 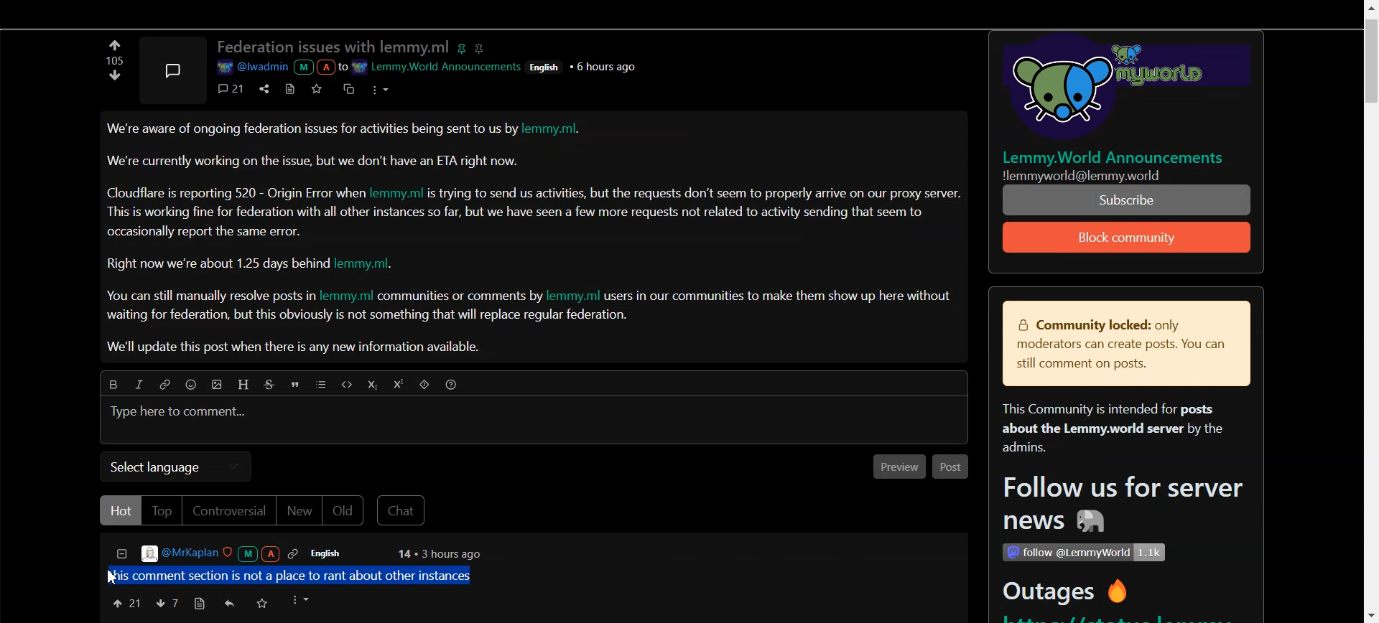 I want to click on Bold, so click(x=109, y=383).